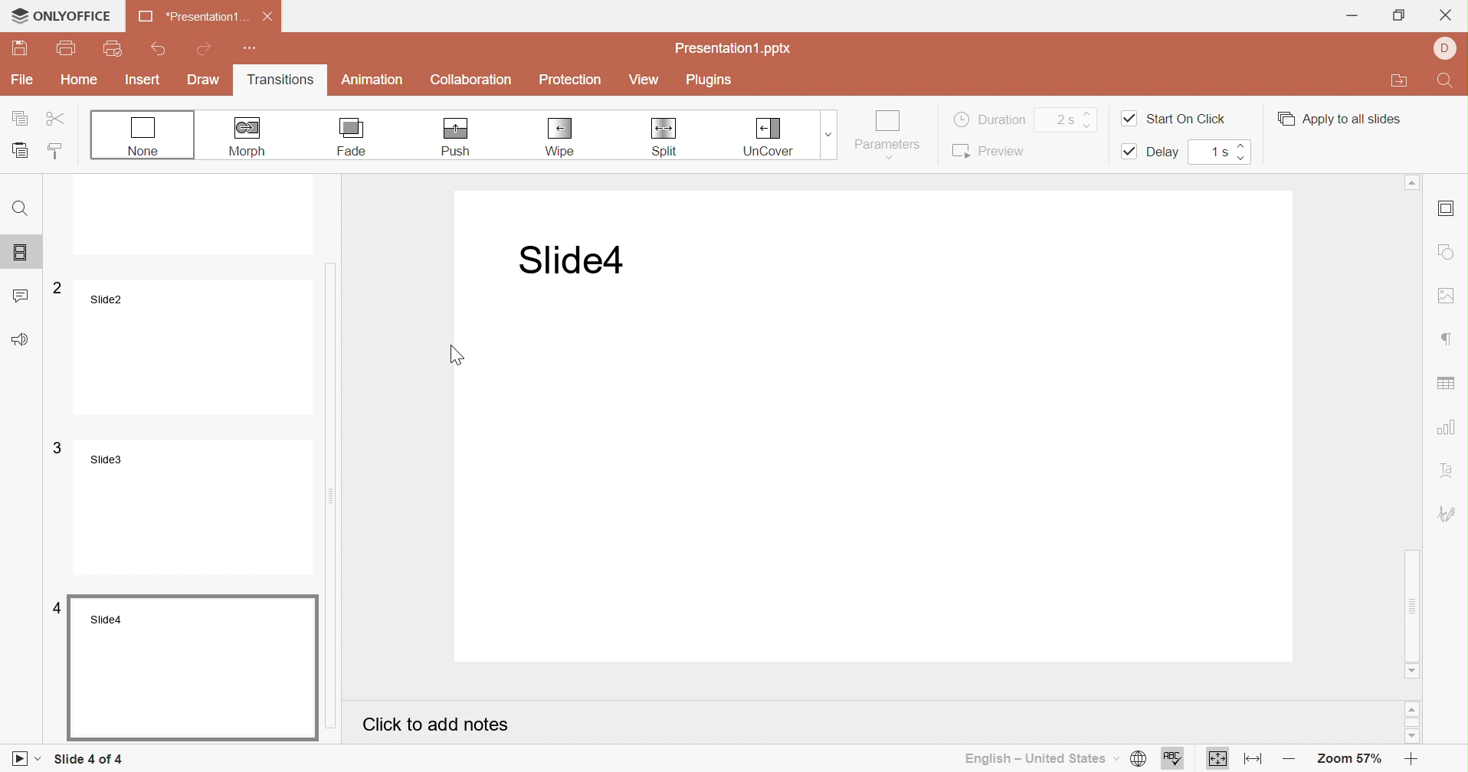  Describe the element at coordinates (353, 137) in the screenshot. I see `Fade` at that location.